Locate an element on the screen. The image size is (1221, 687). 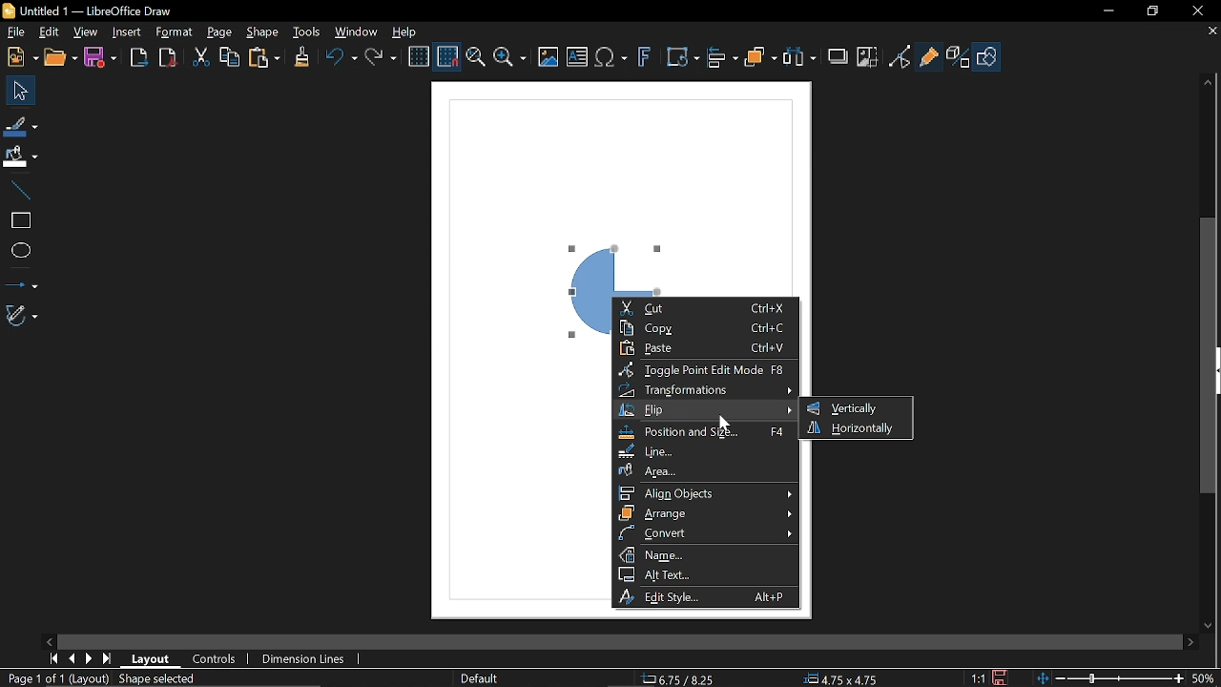
1:1 (Scaling factor) is located at coordinates (979, 677).